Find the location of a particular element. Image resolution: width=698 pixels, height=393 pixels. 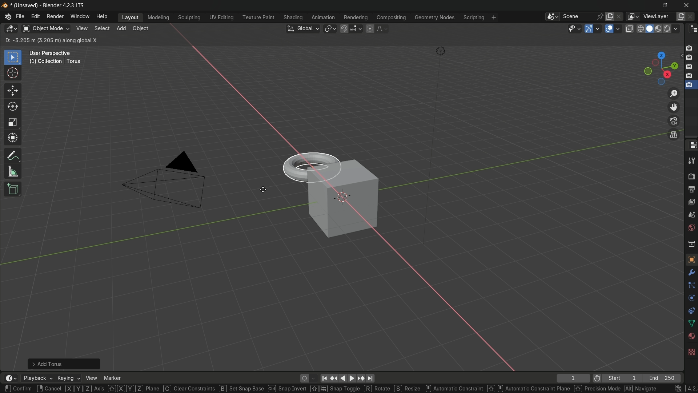

zoom in/out is located at coordinates (674, 93).